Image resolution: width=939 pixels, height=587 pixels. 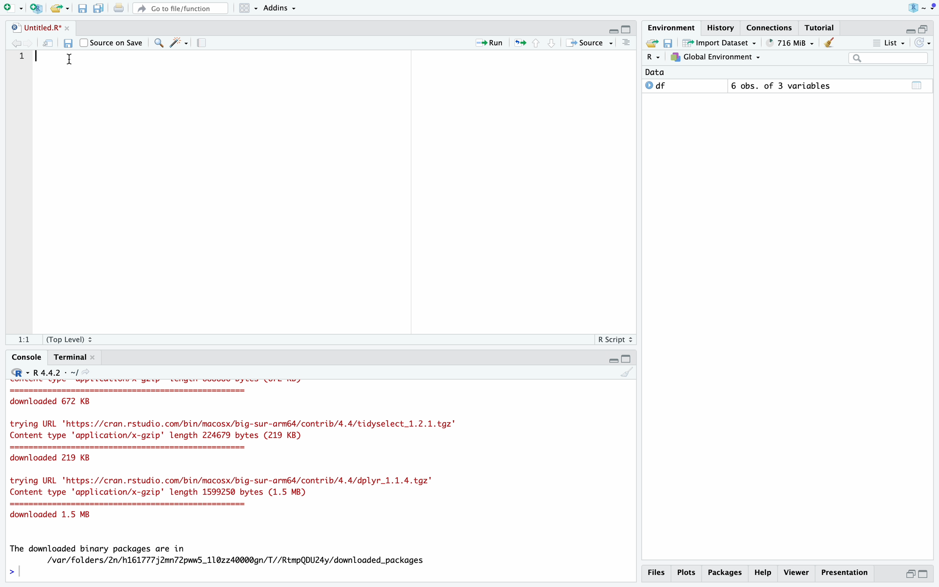 What do you see at coordinates (23, 339) in the screenshot?
I see `1:1` at bounding box center [23, 339].